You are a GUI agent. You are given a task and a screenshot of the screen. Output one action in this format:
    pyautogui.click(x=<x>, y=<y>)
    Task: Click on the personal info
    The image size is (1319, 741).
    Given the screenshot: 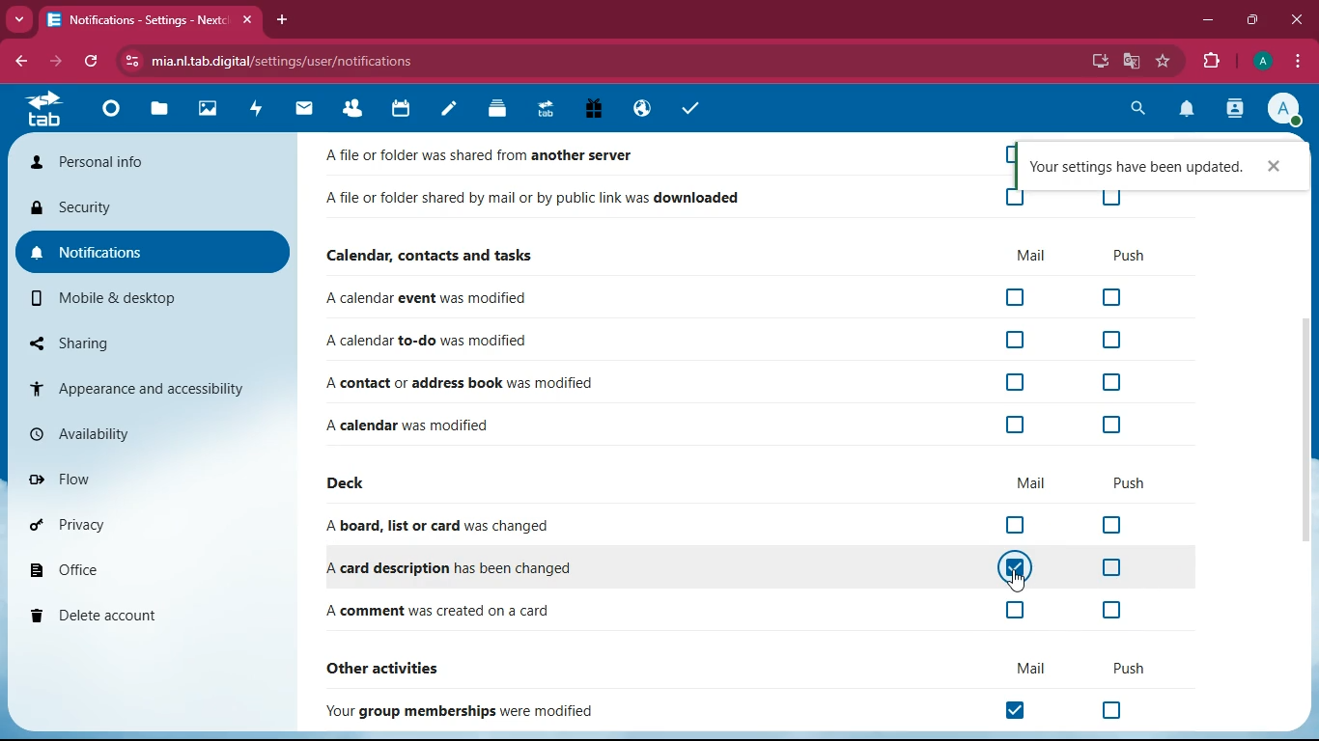 What is the action you would take?
    pyautogui.click(x=148, y=164)
    